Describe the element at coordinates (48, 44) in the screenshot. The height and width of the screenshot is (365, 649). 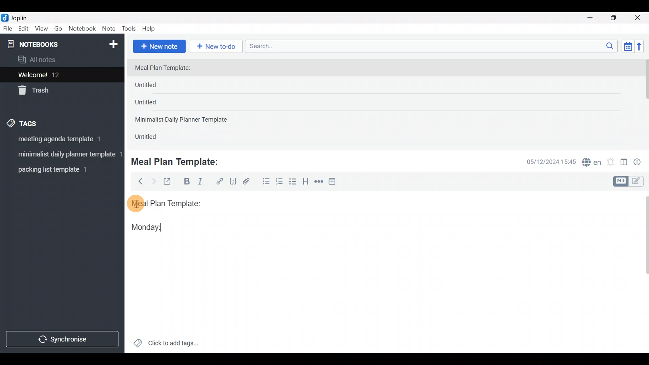
I see `Notebooks` at that location.